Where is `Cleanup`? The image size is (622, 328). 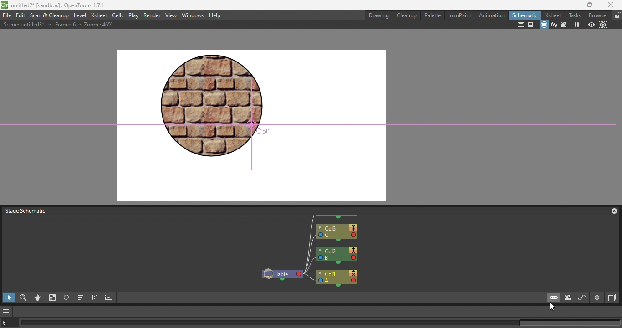
Cleanup is located at coordinates (408, 15).